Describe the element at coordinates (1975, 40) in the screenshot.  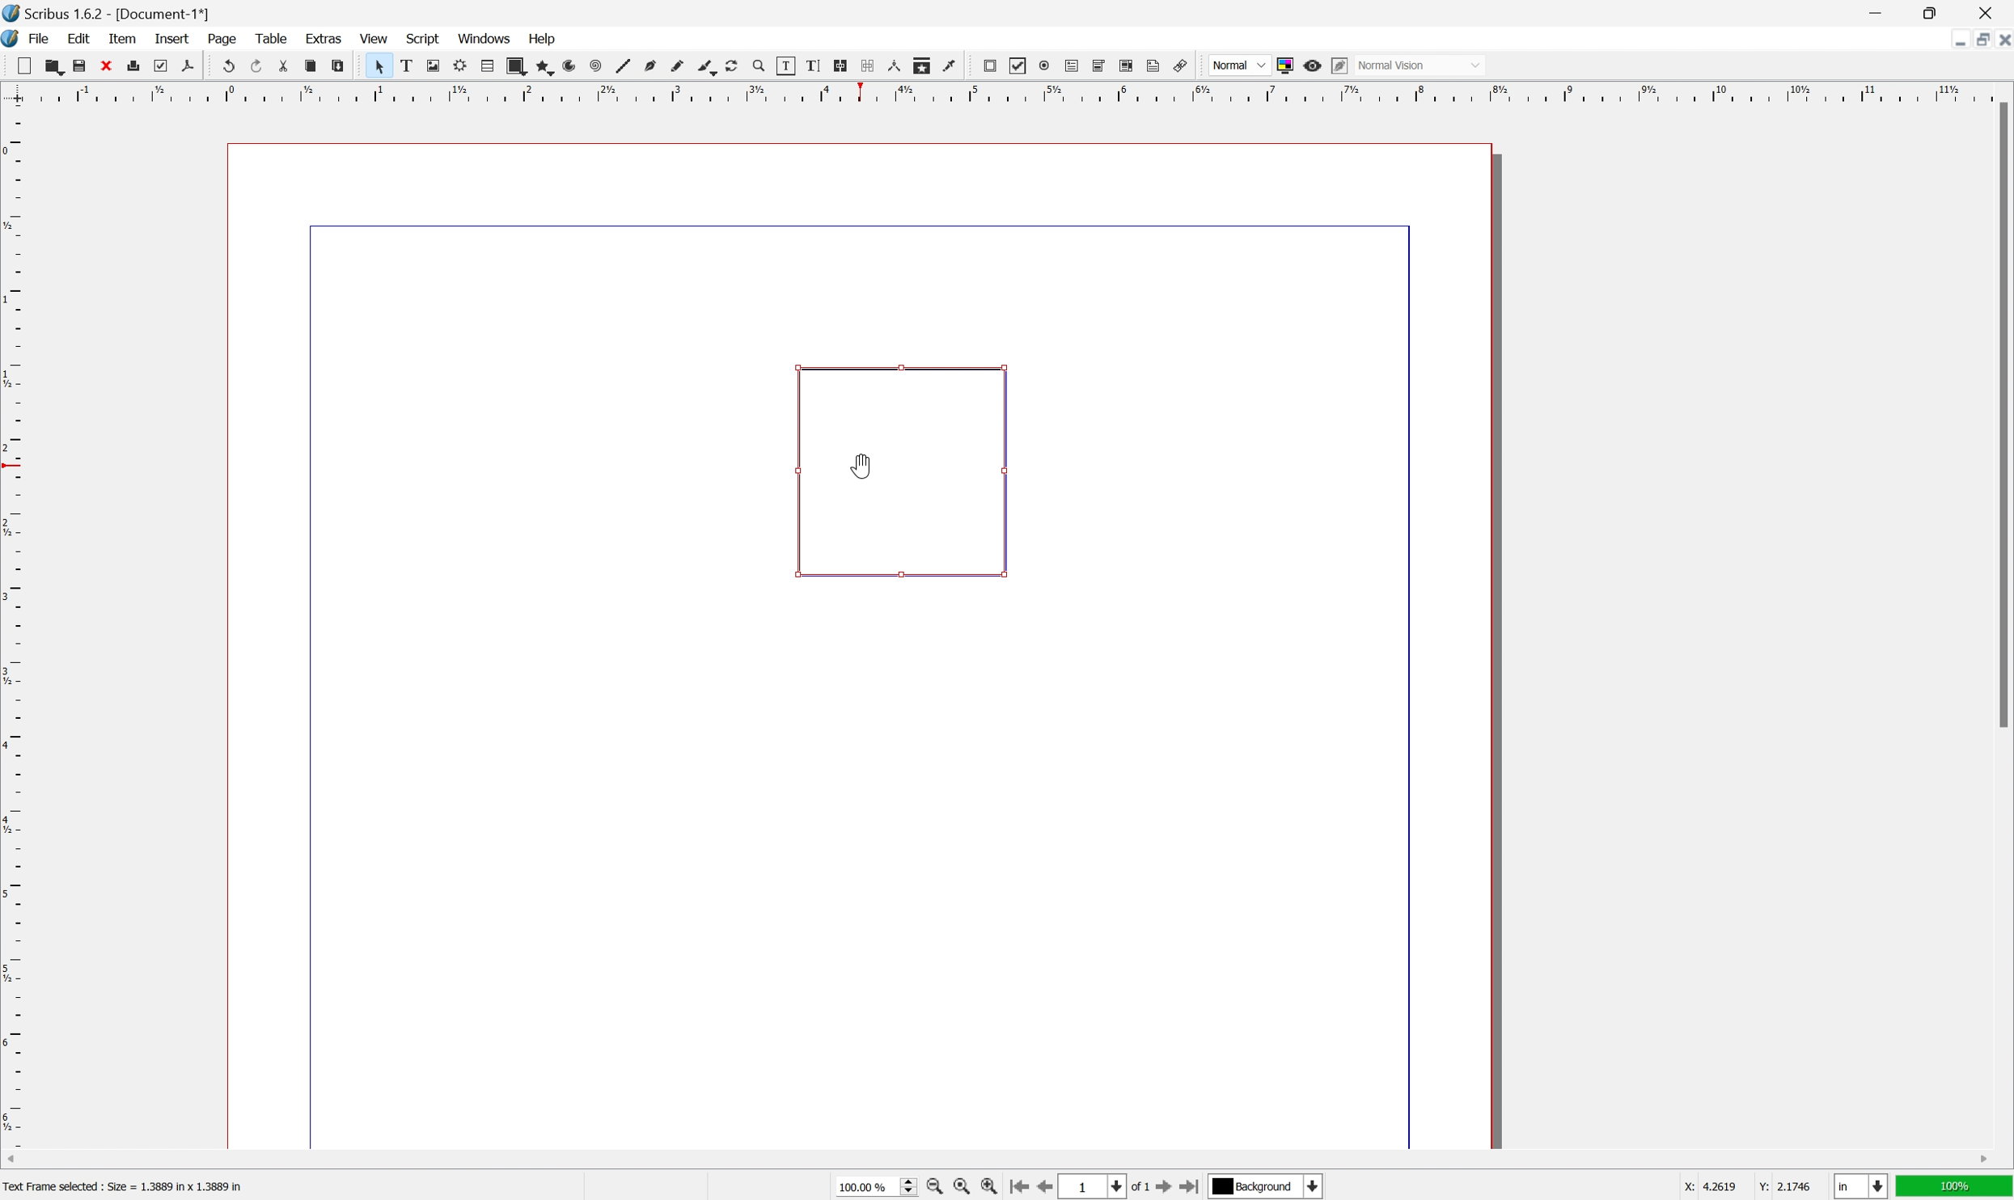
I see `restore down` at that location.